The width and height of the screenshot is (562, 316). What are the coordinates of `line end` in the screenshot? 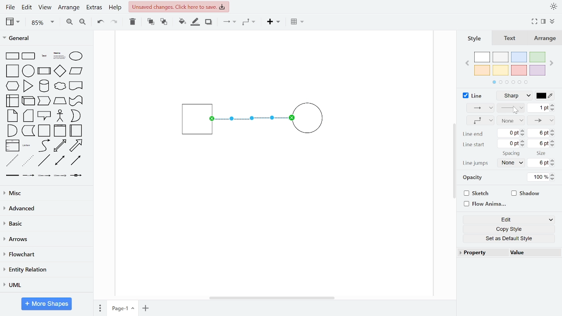 It's located at (542, 120).